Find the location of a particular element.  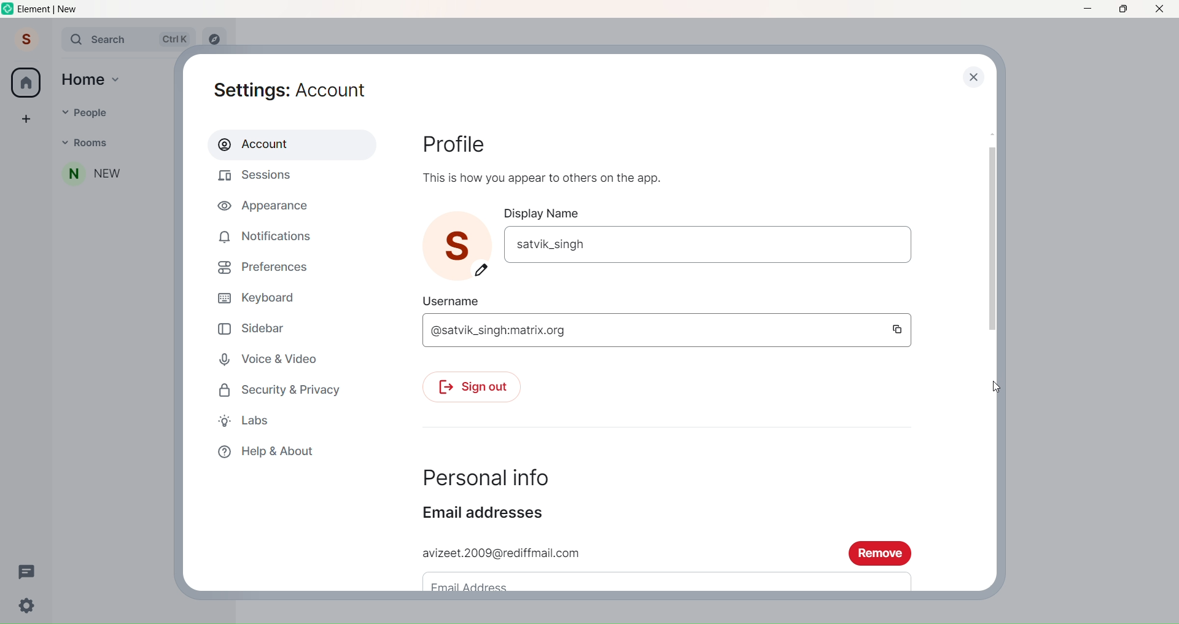

Home is located at coordinates (84, 79).